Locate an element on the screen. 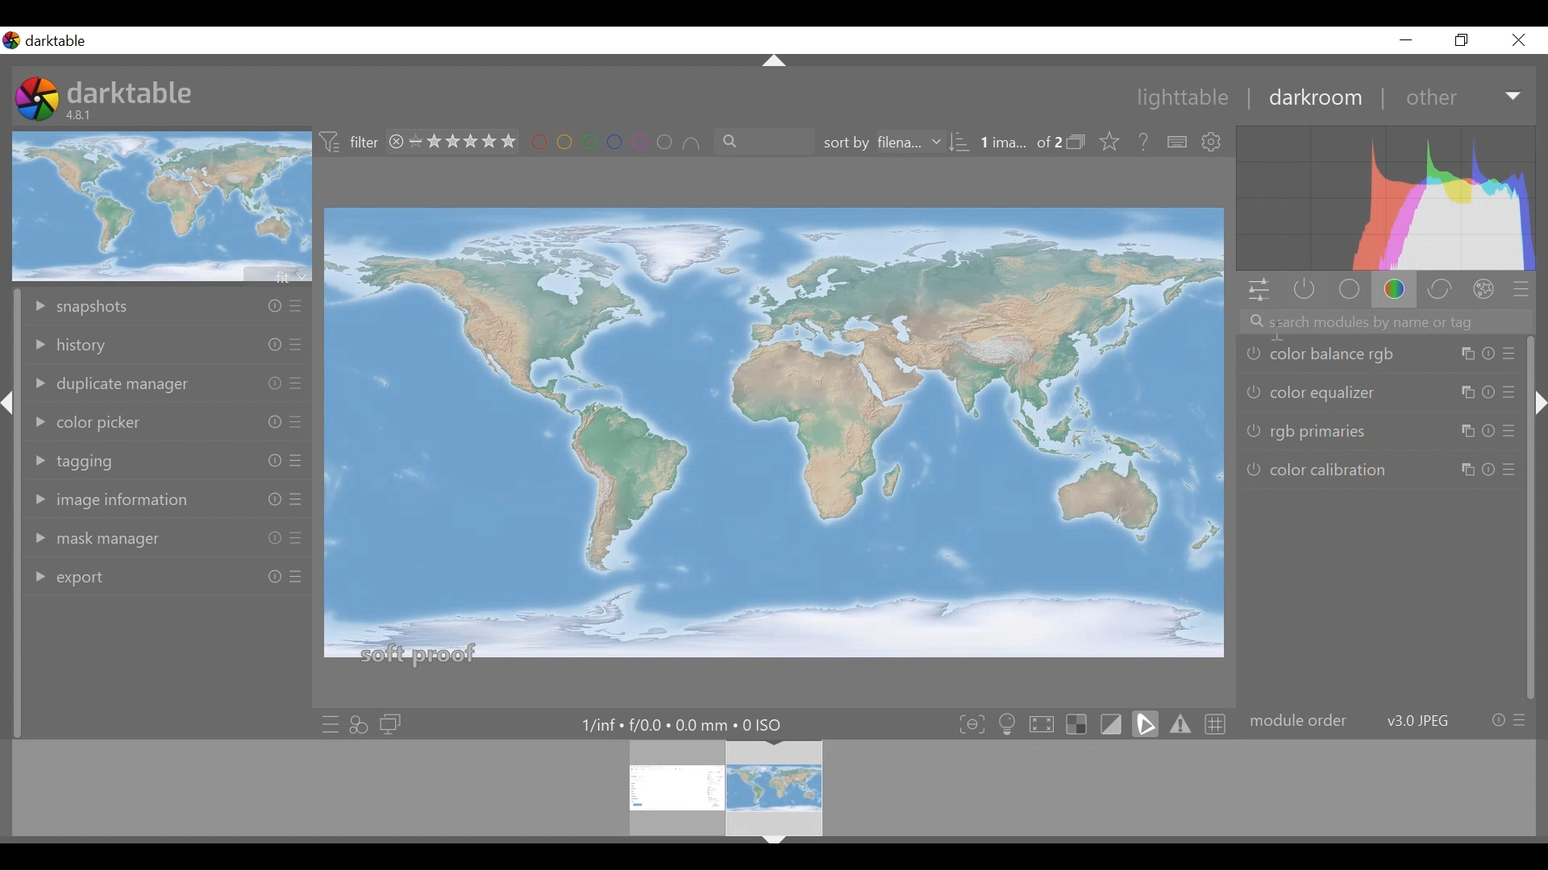  history is located at coordinates (110, 346).